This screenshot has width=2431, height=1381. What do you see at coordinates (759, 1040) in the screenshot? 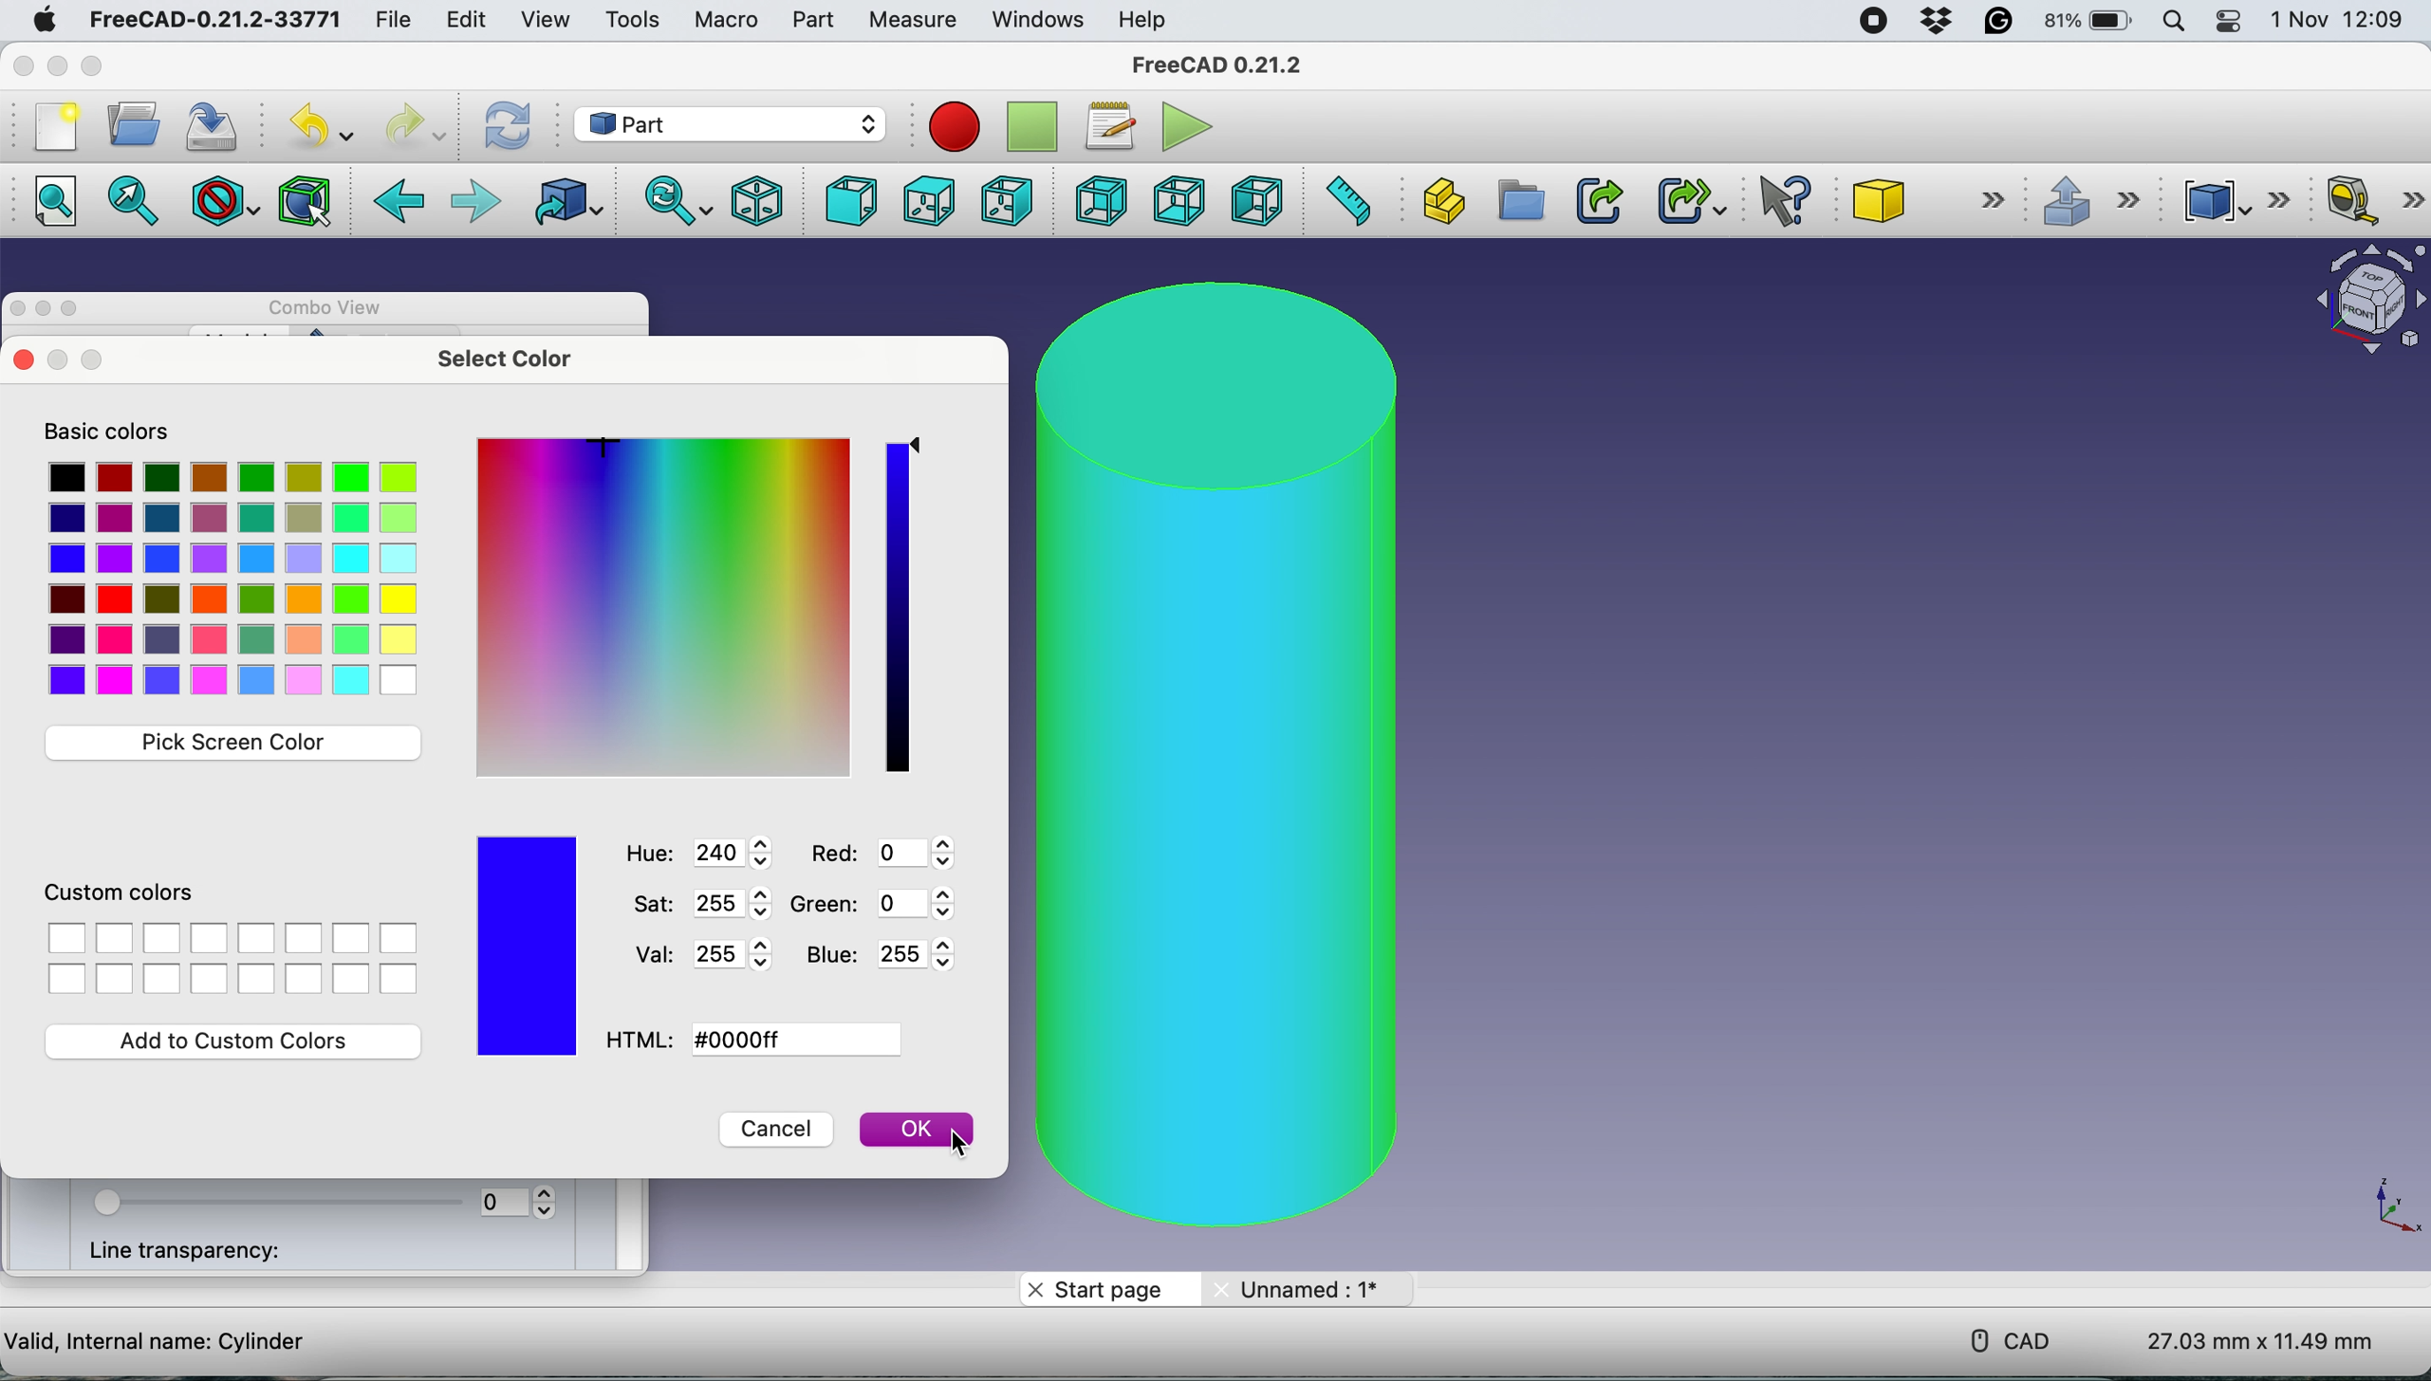
I see `html` at bounding box center [759, 1040].